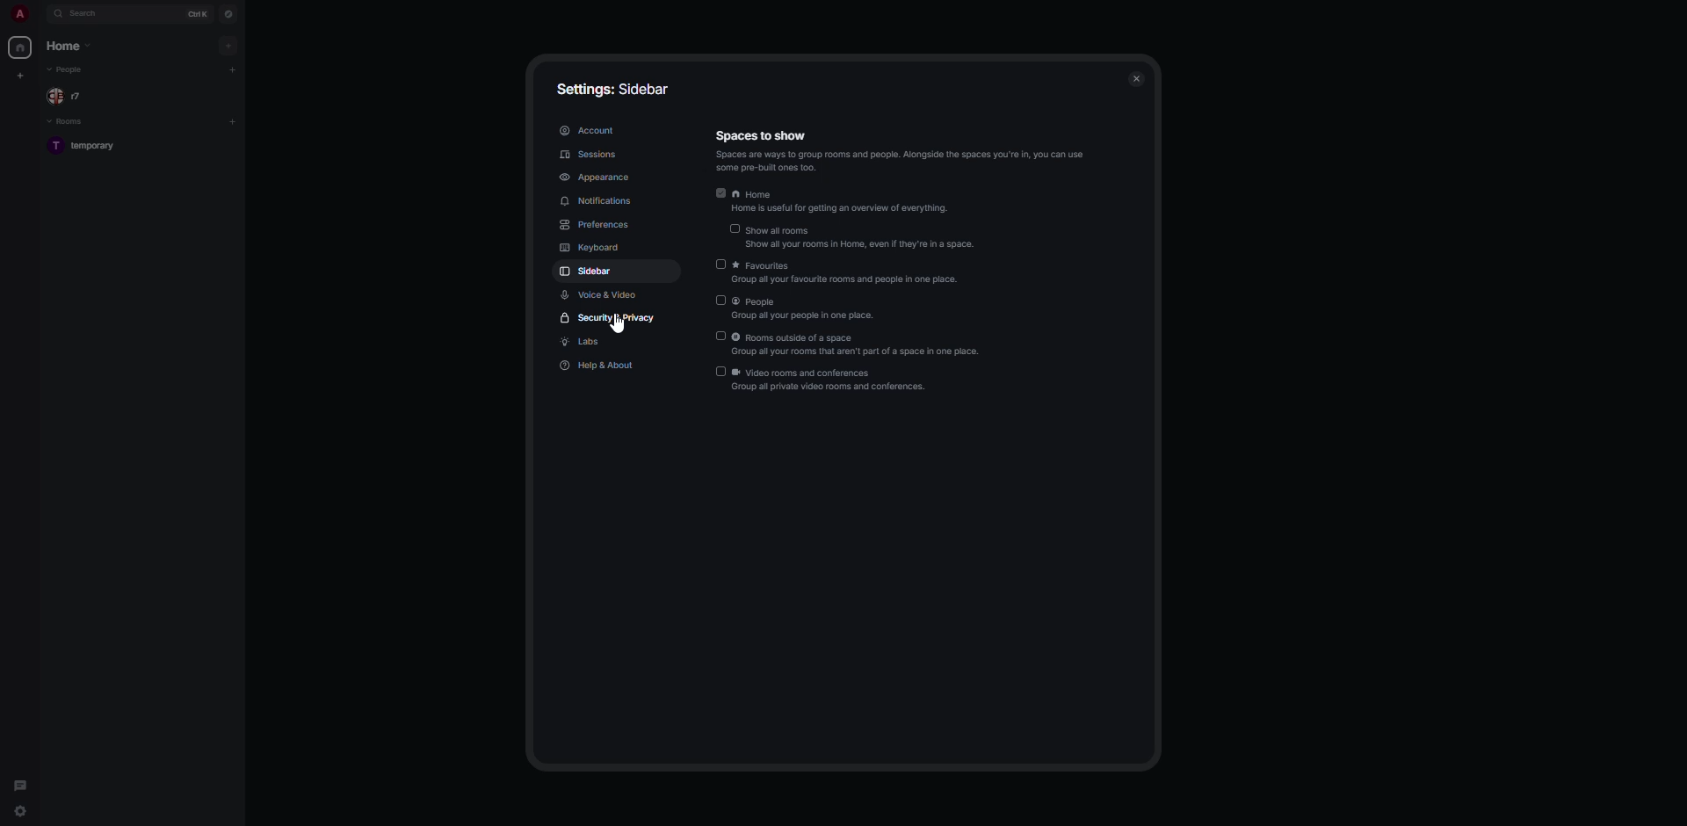 Image resolution: width=1687 pixels, height=826 pixels. What do you see at coordinates (851, 234) in the screenshot?
I see `show all rooms` at bounding box center [851, 234].